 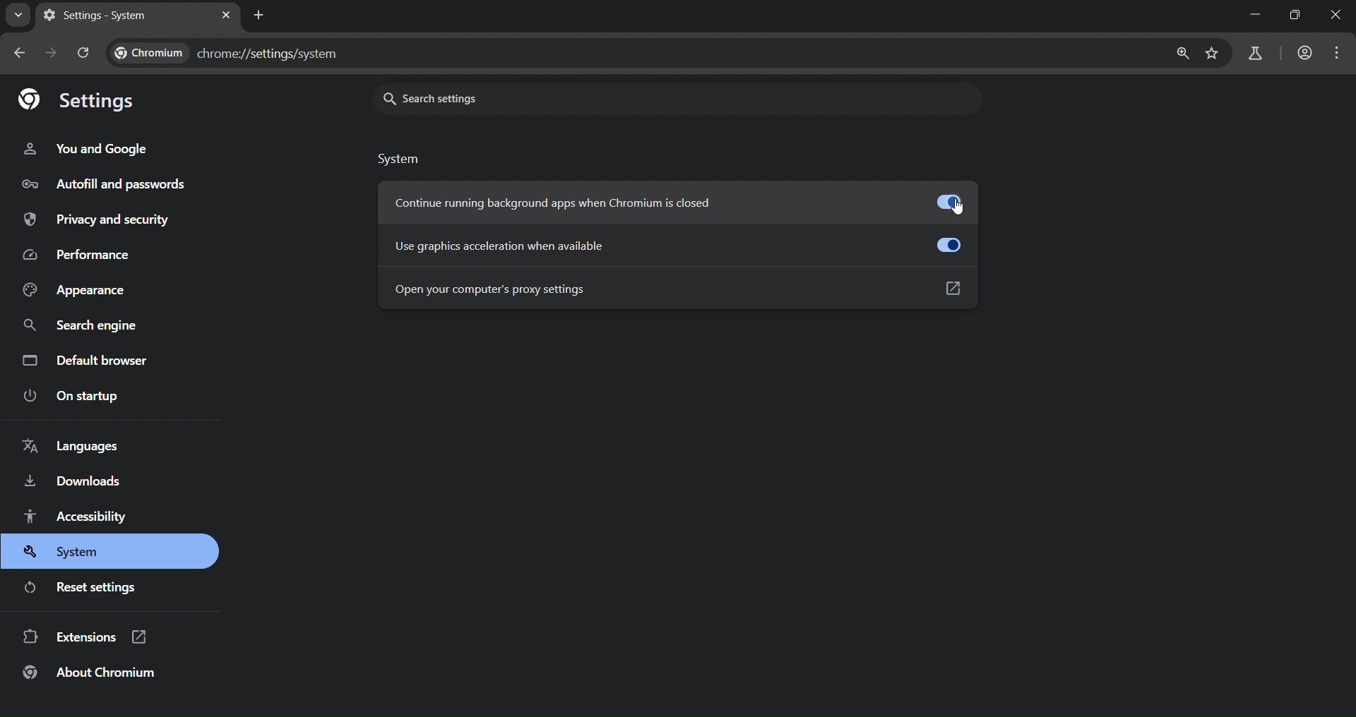 I want to click on privacy and security, so click(x=105, y=219).